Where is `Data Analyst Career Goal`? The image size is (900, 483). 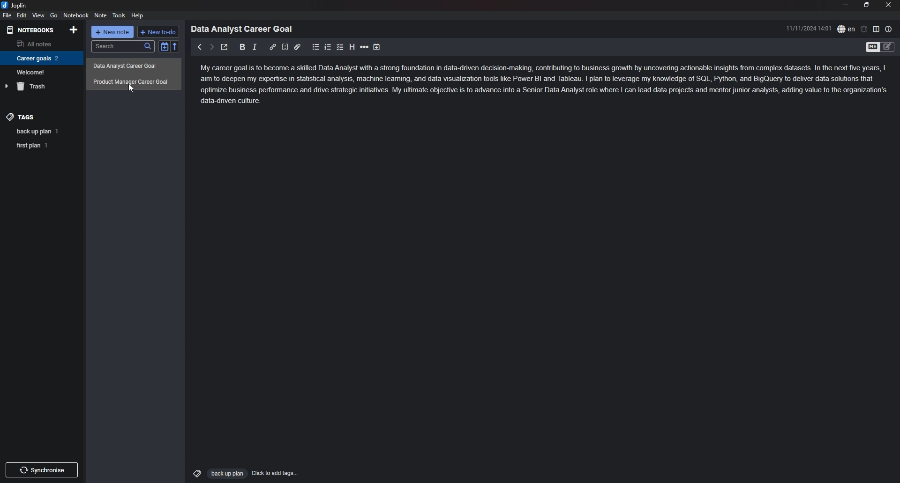 Data Analyst Career Goal is located at coordinates (245, 29).